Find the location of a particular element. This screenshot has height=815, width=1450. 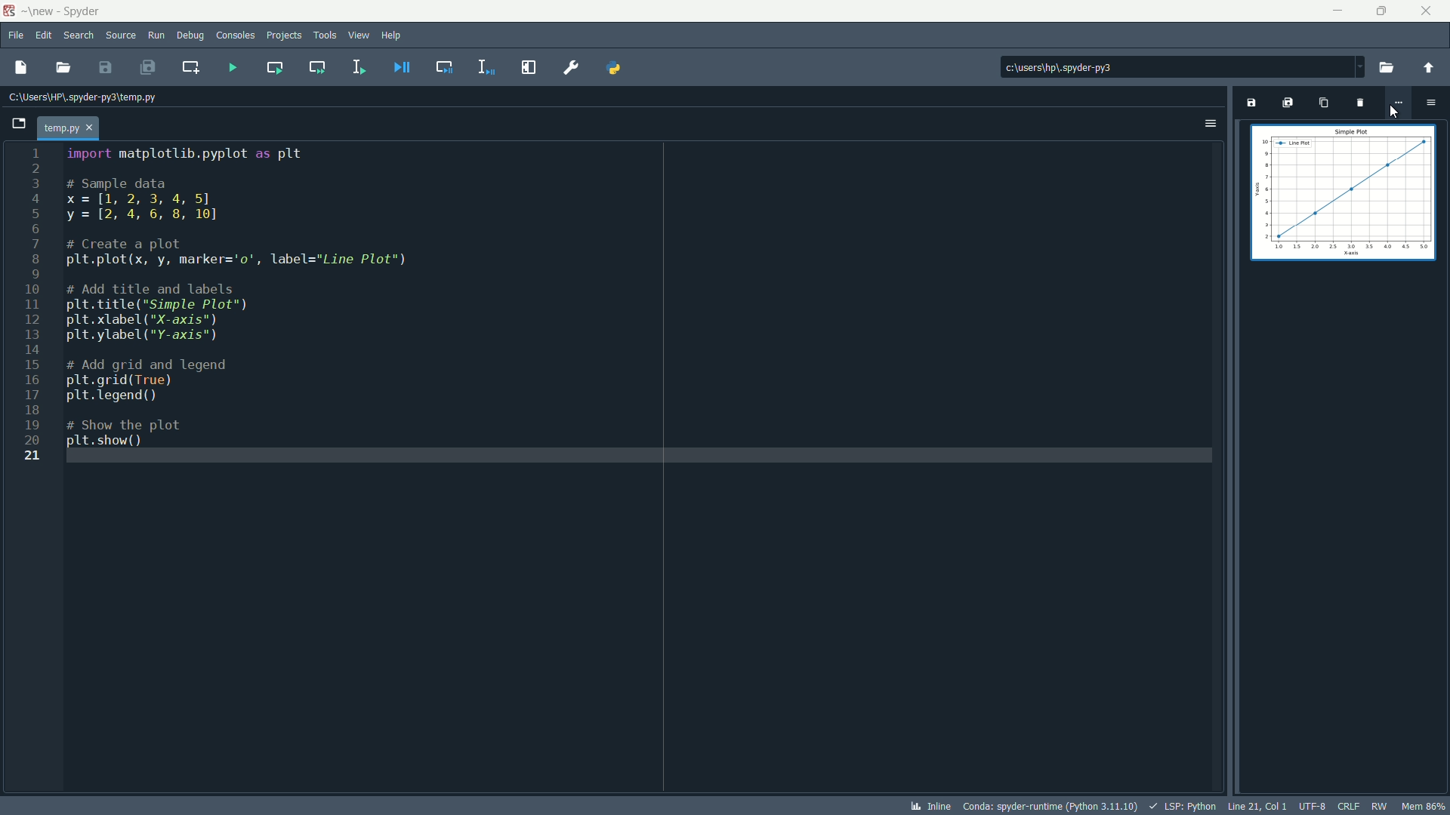

run selection or current line is located at coordinates (358, 66).